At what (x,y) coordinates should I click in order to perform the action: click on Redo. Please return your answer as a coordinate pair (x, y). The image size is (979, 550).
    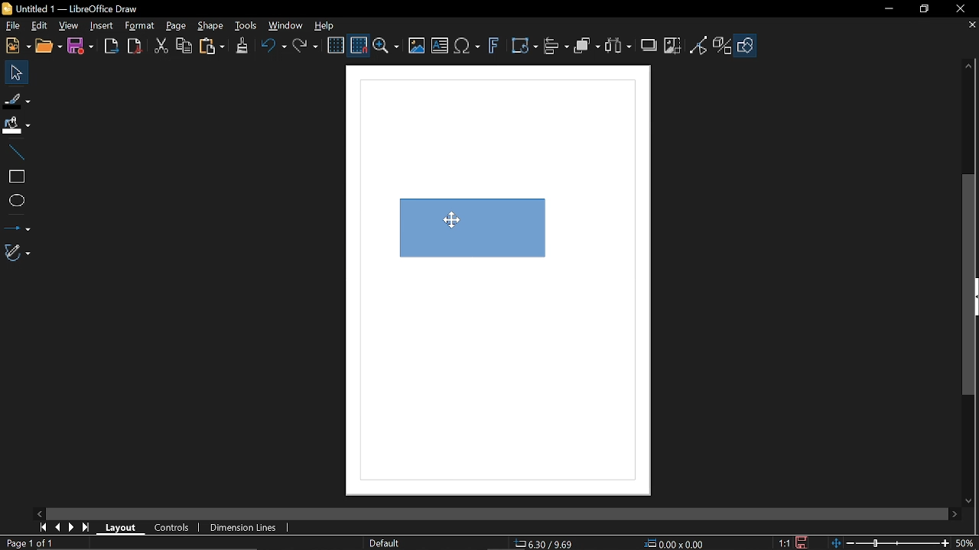
    Looking at the image, I should click on (304, 47).